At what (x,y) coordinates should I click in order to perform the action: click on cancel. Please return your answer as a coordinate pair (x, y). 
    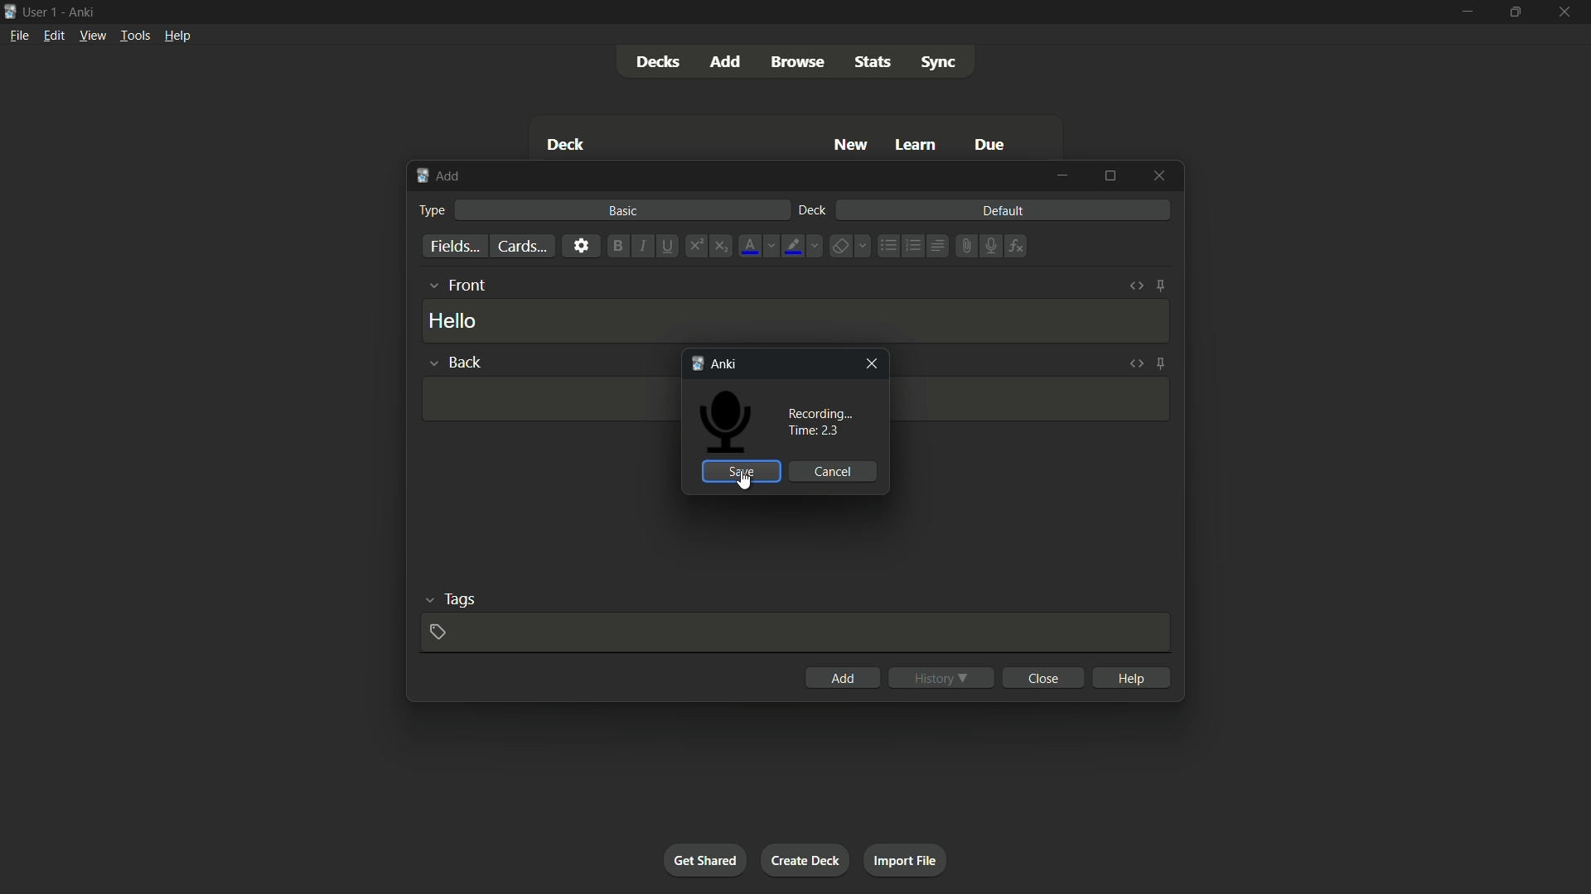
    Looking at the image, I should click on (834, 471).